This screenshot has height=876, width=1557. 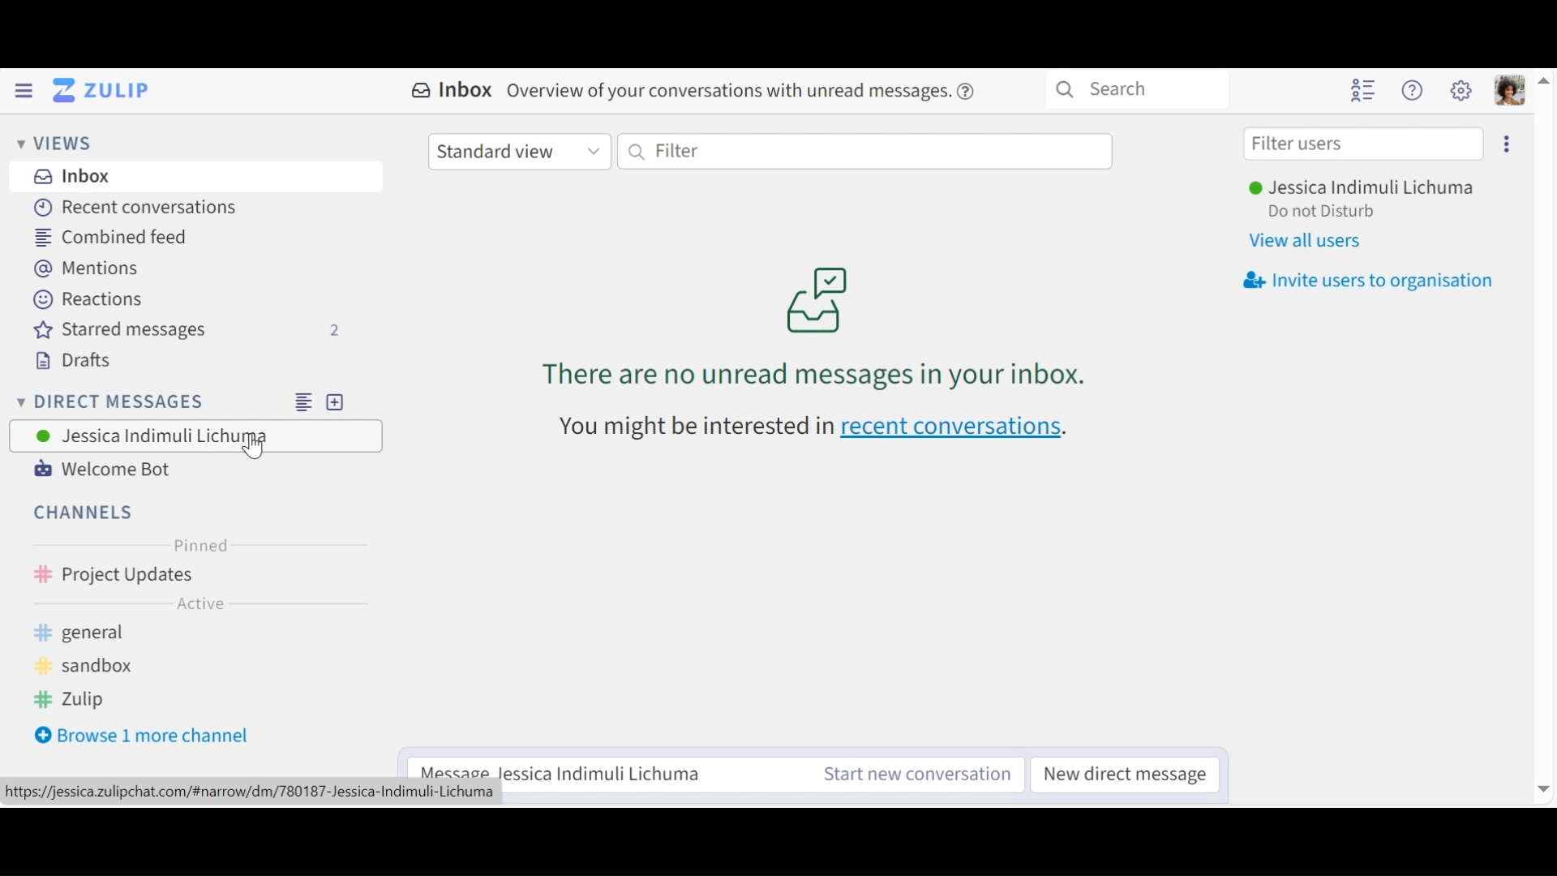 I want to click on sandbox, so click(x=92, y=667).